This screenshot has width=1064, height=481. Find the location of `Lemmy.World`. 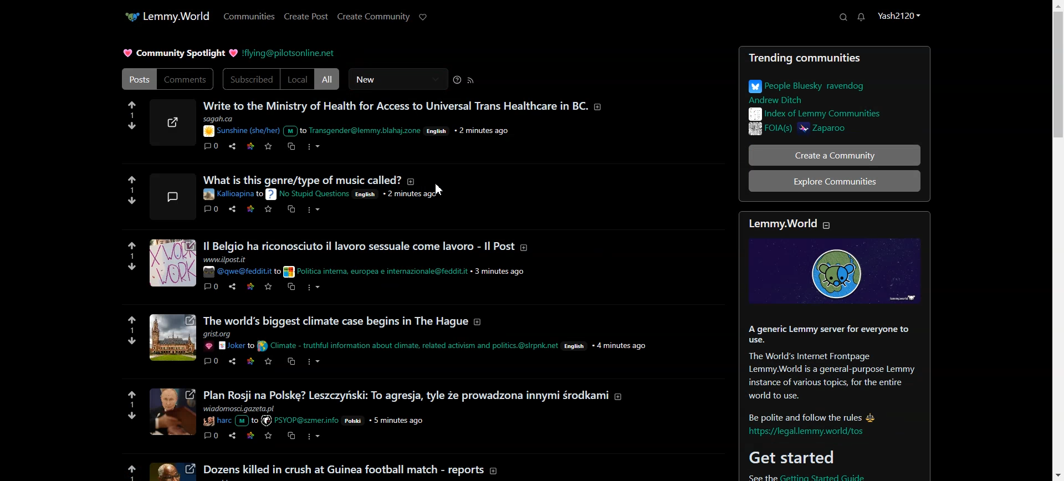

Lemmy.World is located at coordinates (176, 15).